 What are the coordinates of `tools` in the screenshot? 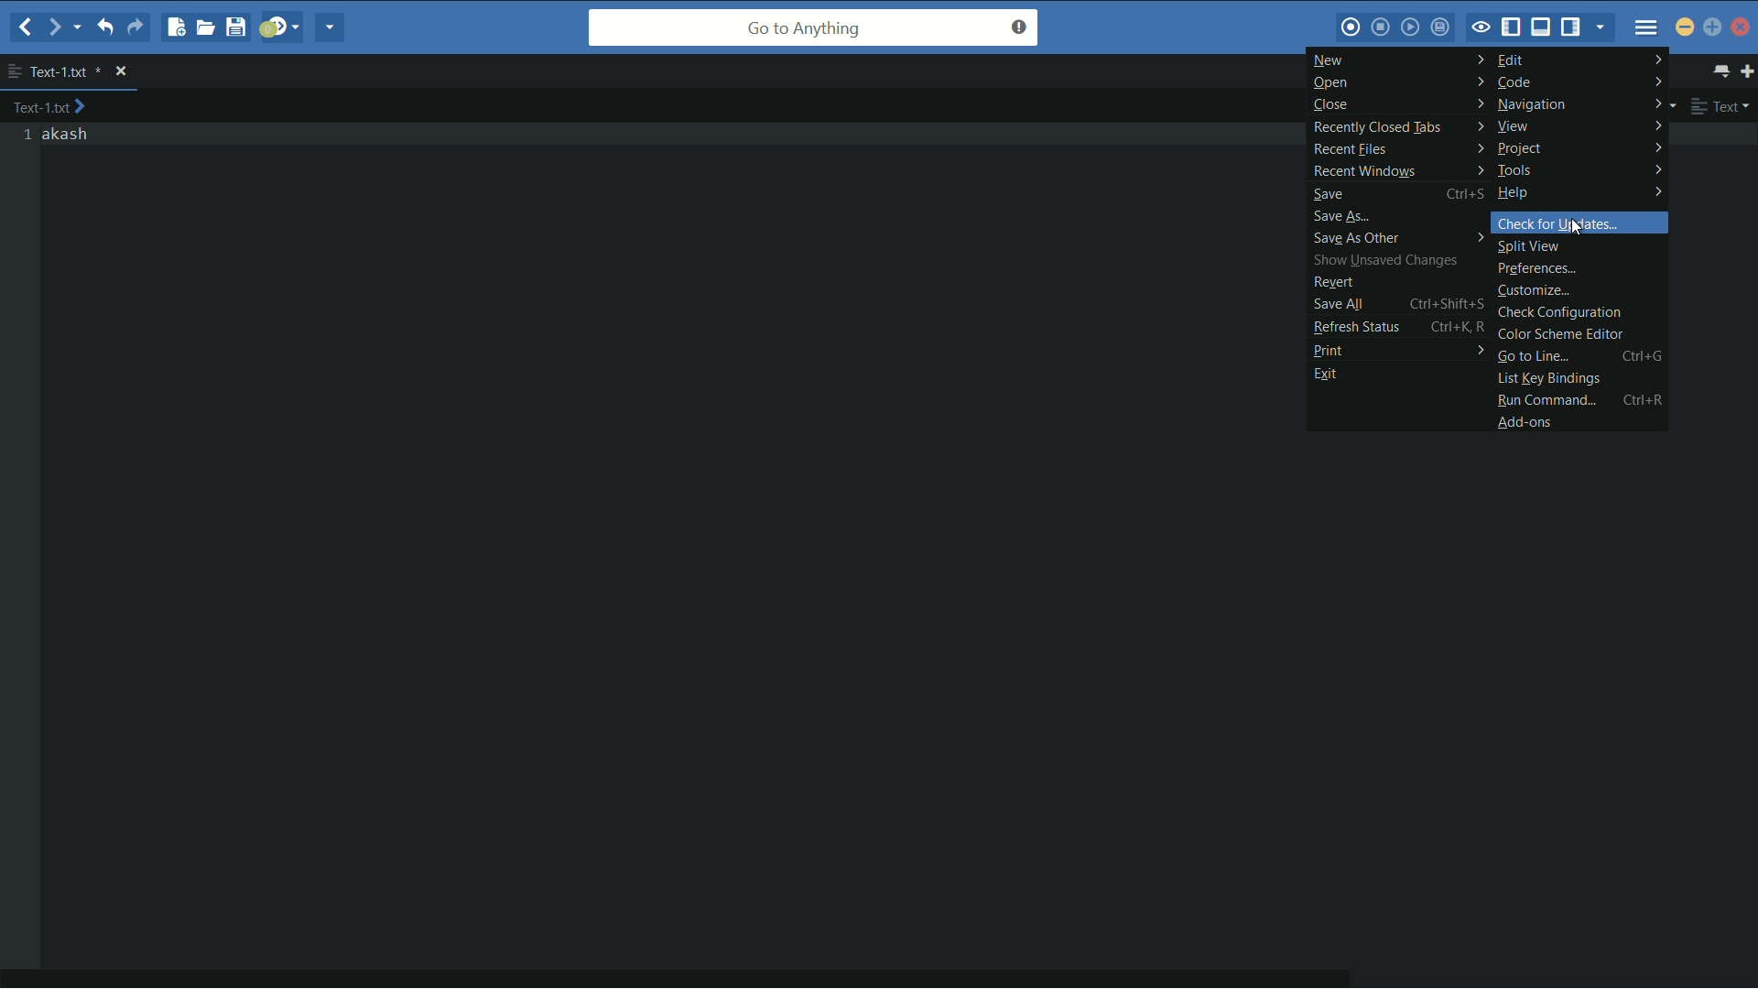 It's located at (1579, 169).